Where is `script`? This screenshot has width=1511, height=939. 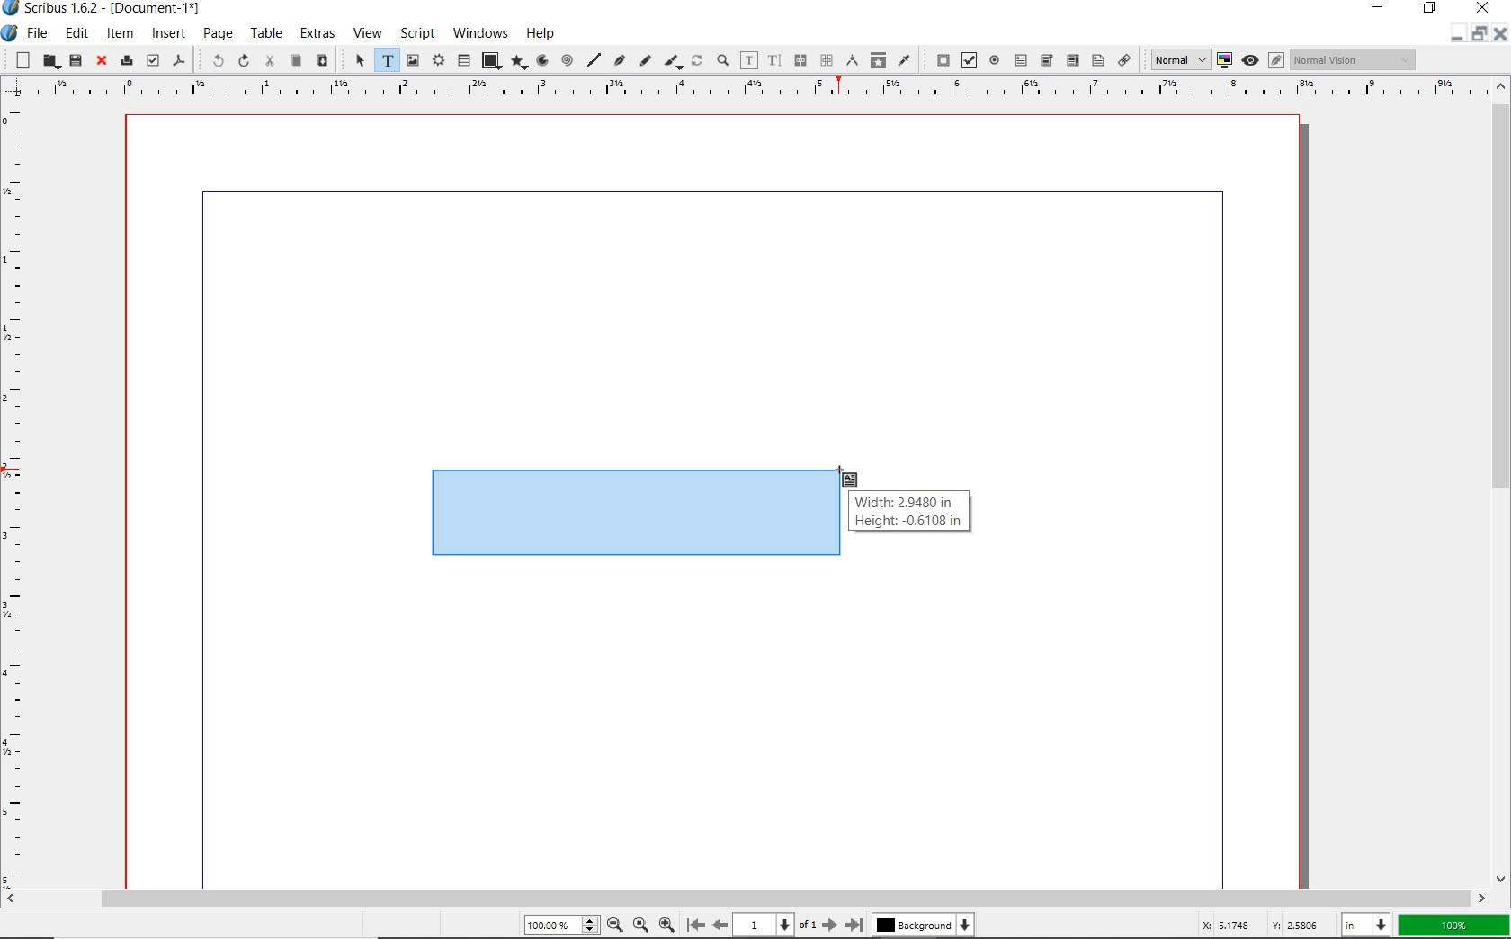 script is located at coordinates (415, 34).